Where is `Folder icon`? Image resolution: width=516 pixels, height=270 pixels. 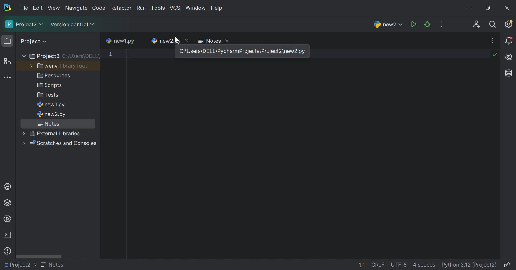 Folder icon is located at coordinates (6, 40).